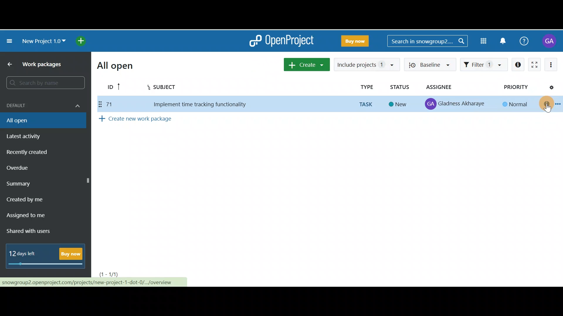 The width and height of the screenshot is (563, 316). What do you see at coordinates (362, 104) in the screenshot?
I see `TASK` at bounding box center [362, 104].